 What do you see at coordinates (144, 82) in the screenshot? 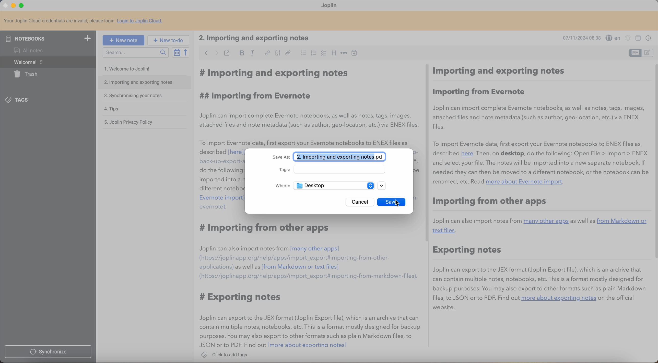
I see `importing and exporting notes` at bounding box center [144, 82].